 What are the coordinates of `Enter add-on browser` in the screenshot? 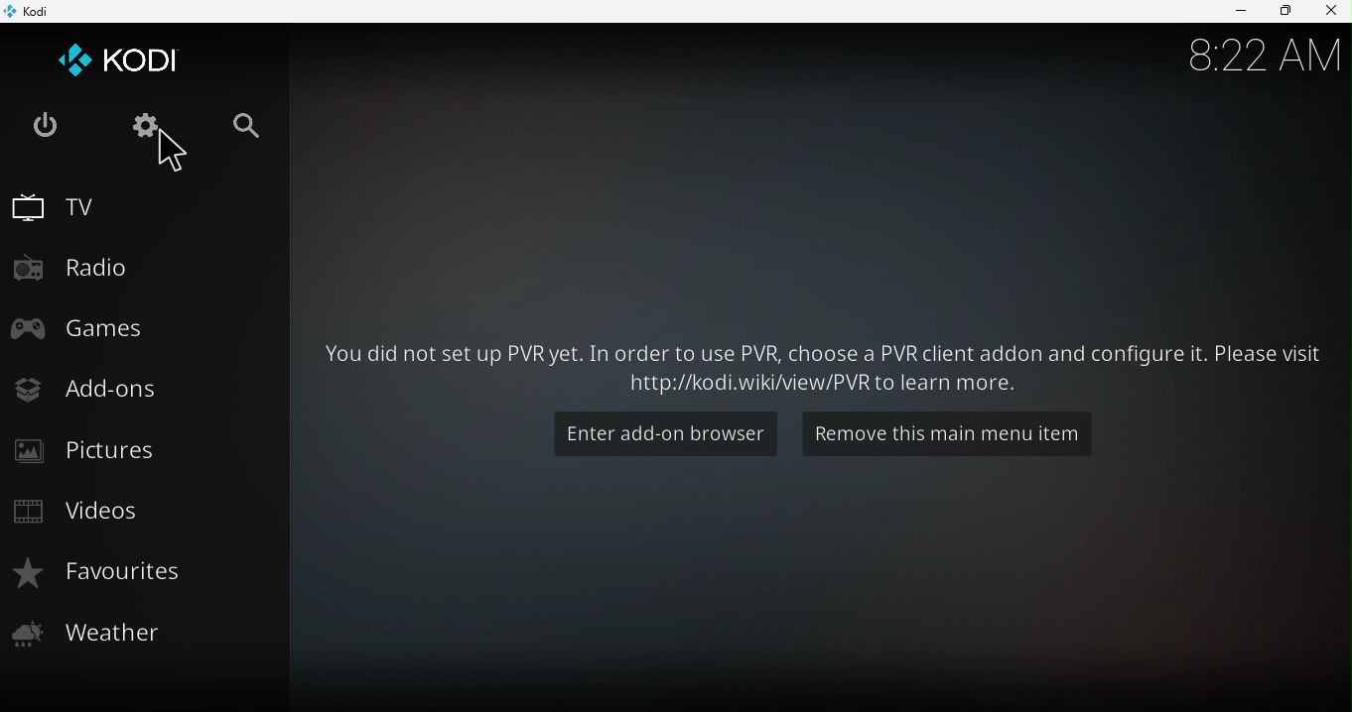 It's located at (664, 433).